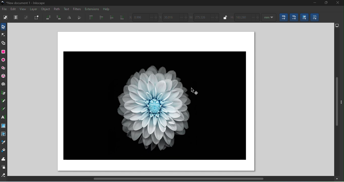  Describe the element at coordinates (3, 27) in the screenshot. I see `Selector tool` at that location.